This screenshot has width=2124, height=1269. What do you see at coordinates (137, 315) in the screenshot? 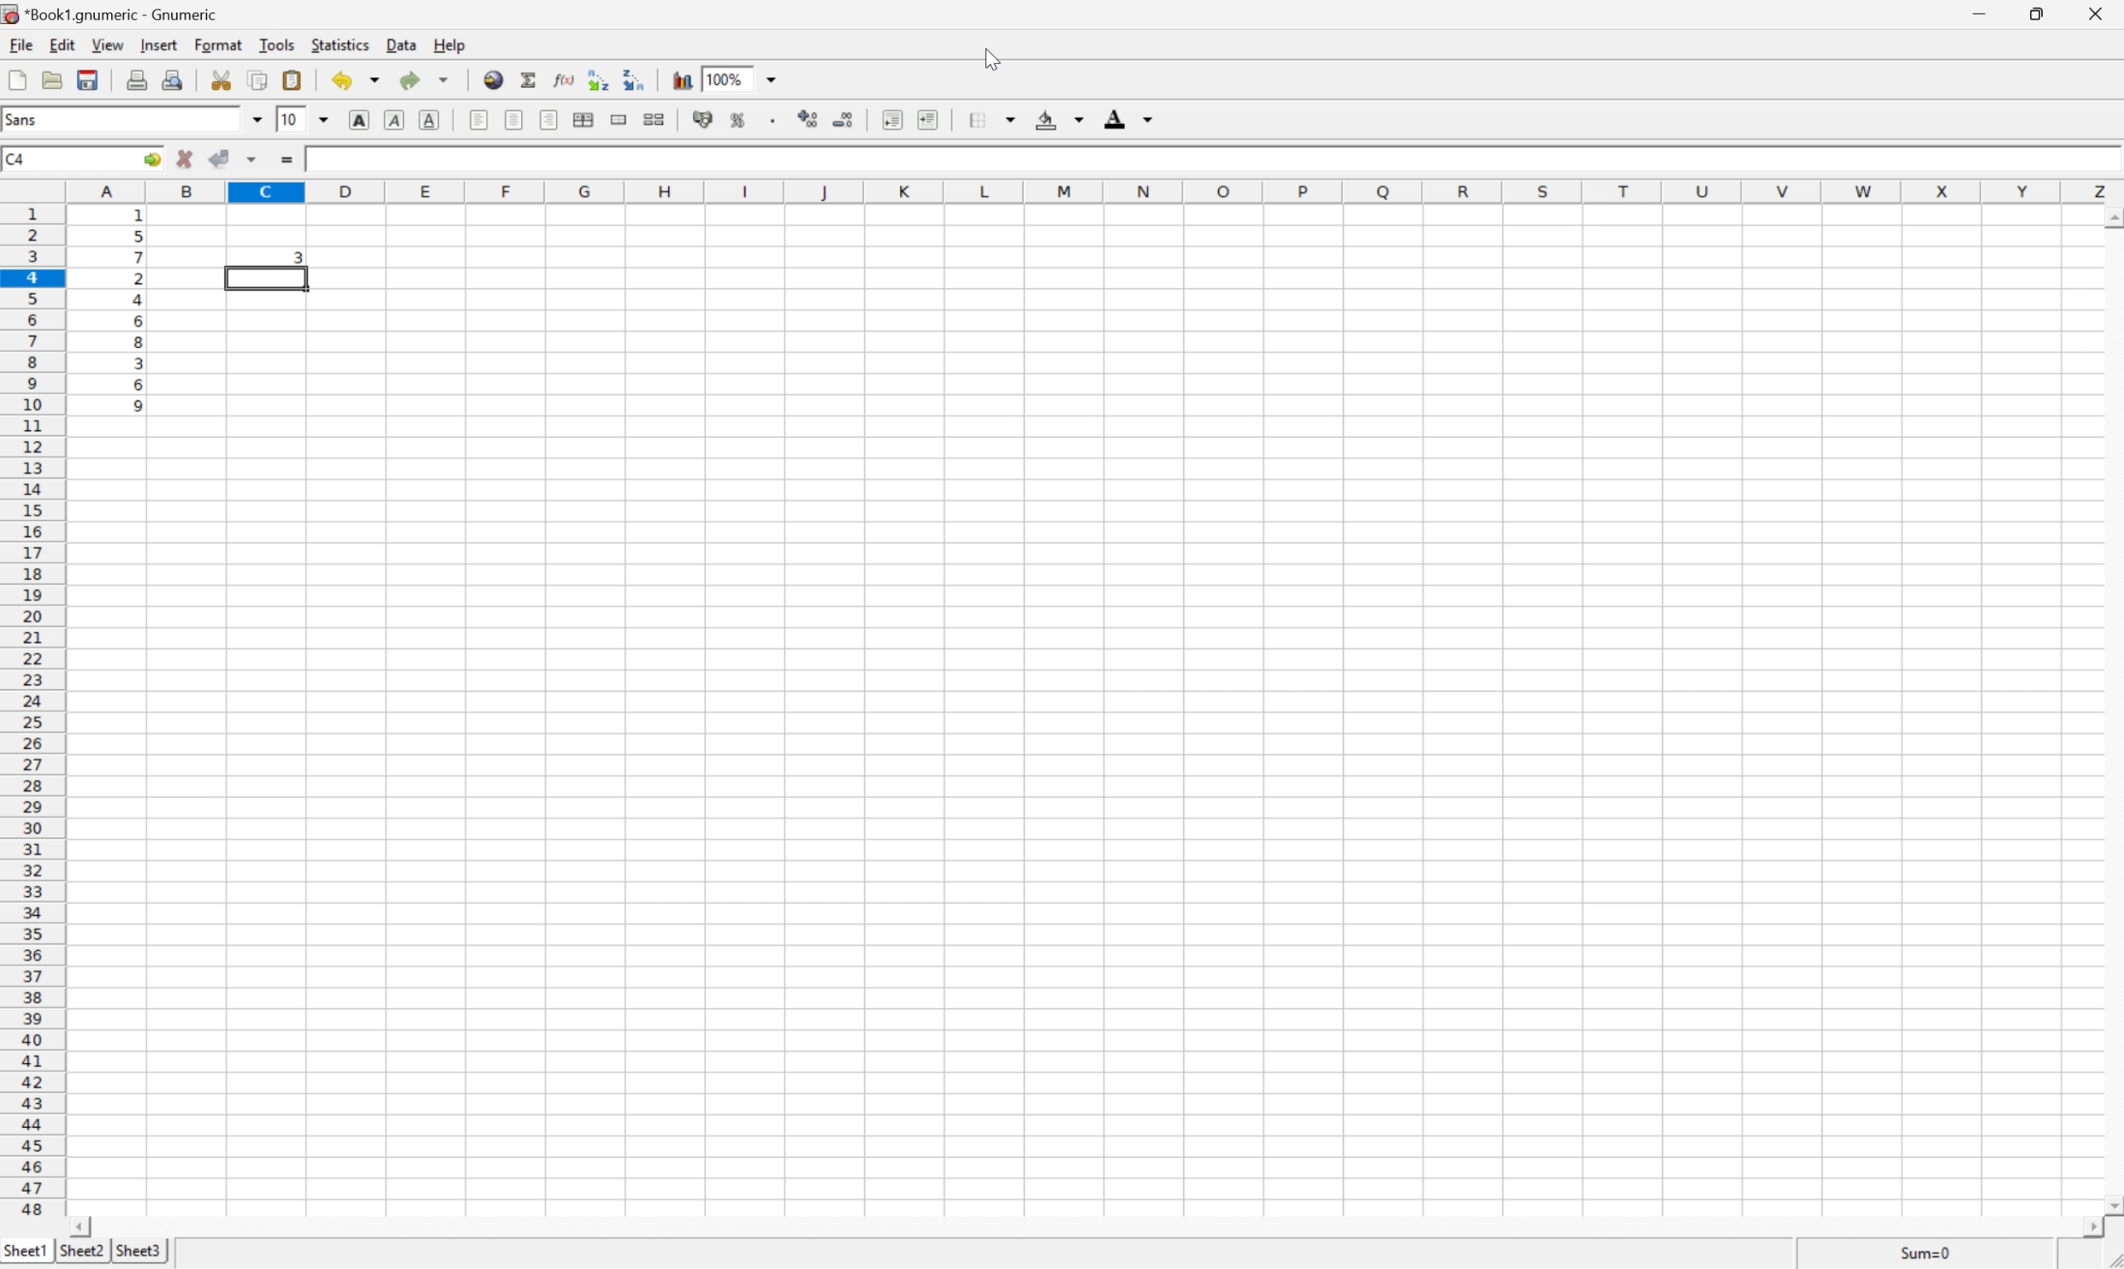
I see `random numbers` at bounding box center [137, 315].